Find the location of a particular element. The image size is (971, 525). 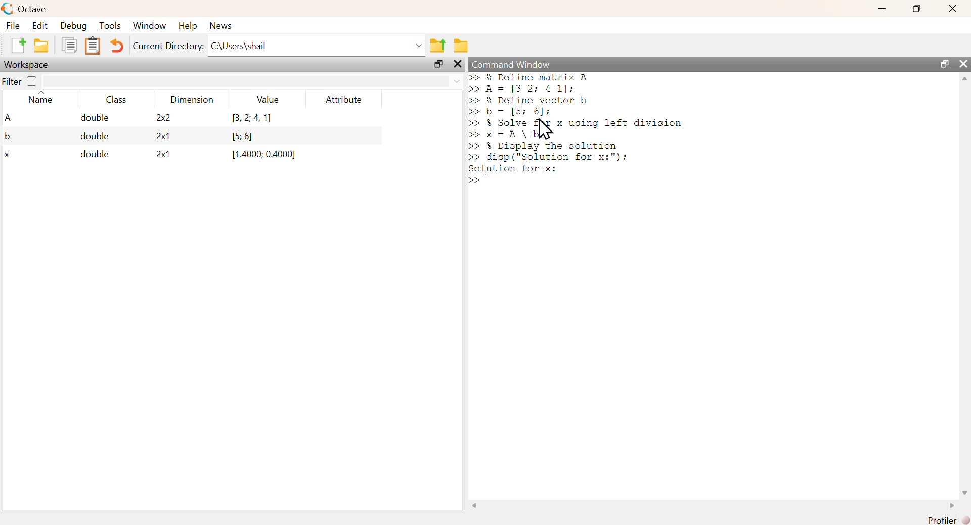

2x2 is located at coordinates (157, 118).